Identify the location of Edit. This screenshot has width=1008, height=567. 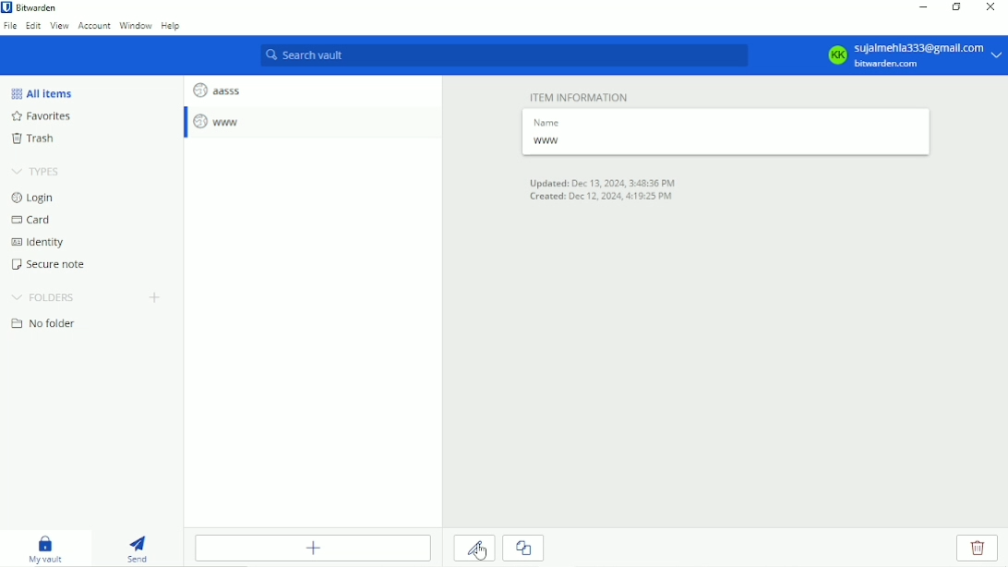
(34, 27).